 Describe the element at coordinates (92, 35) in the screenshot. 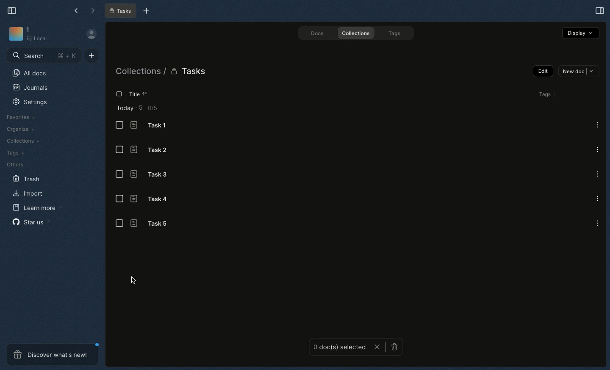

I see `User` at that location.